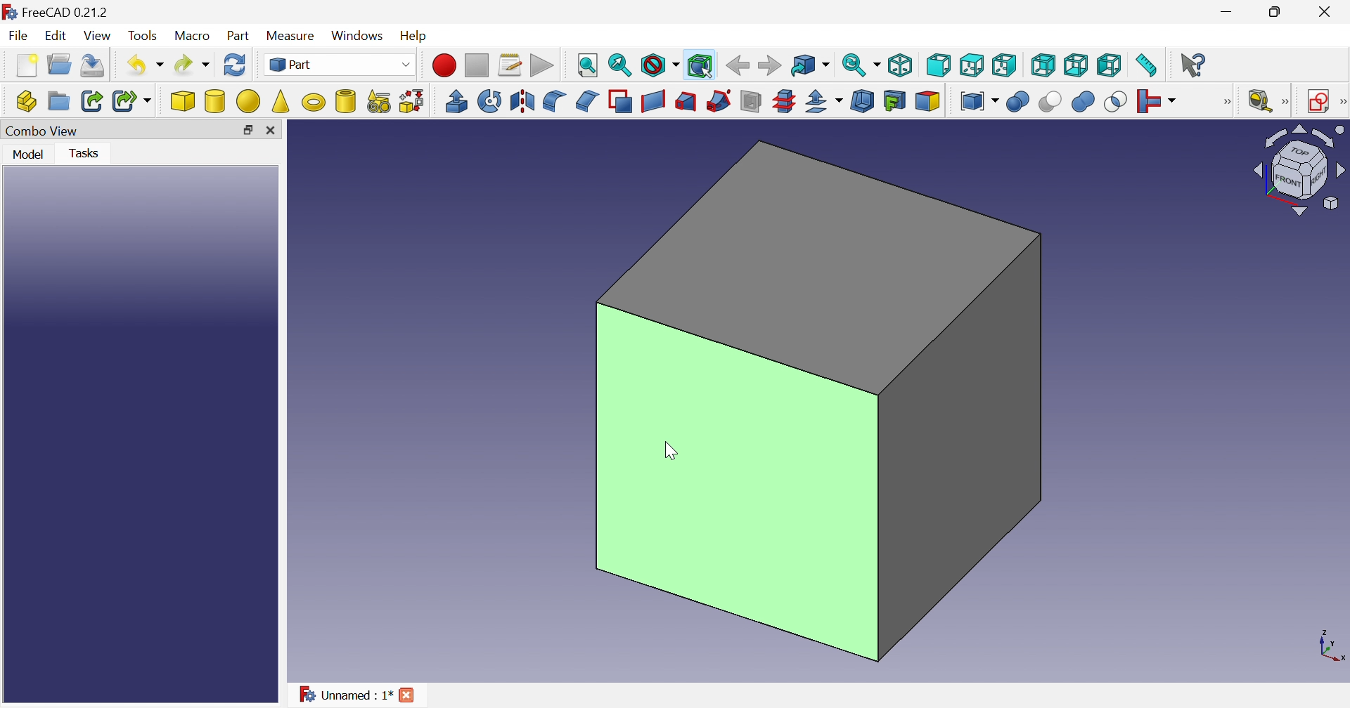 The width and height of the screenshot is (1350, 708). I want to click on Cylinder, so click(216, 101).